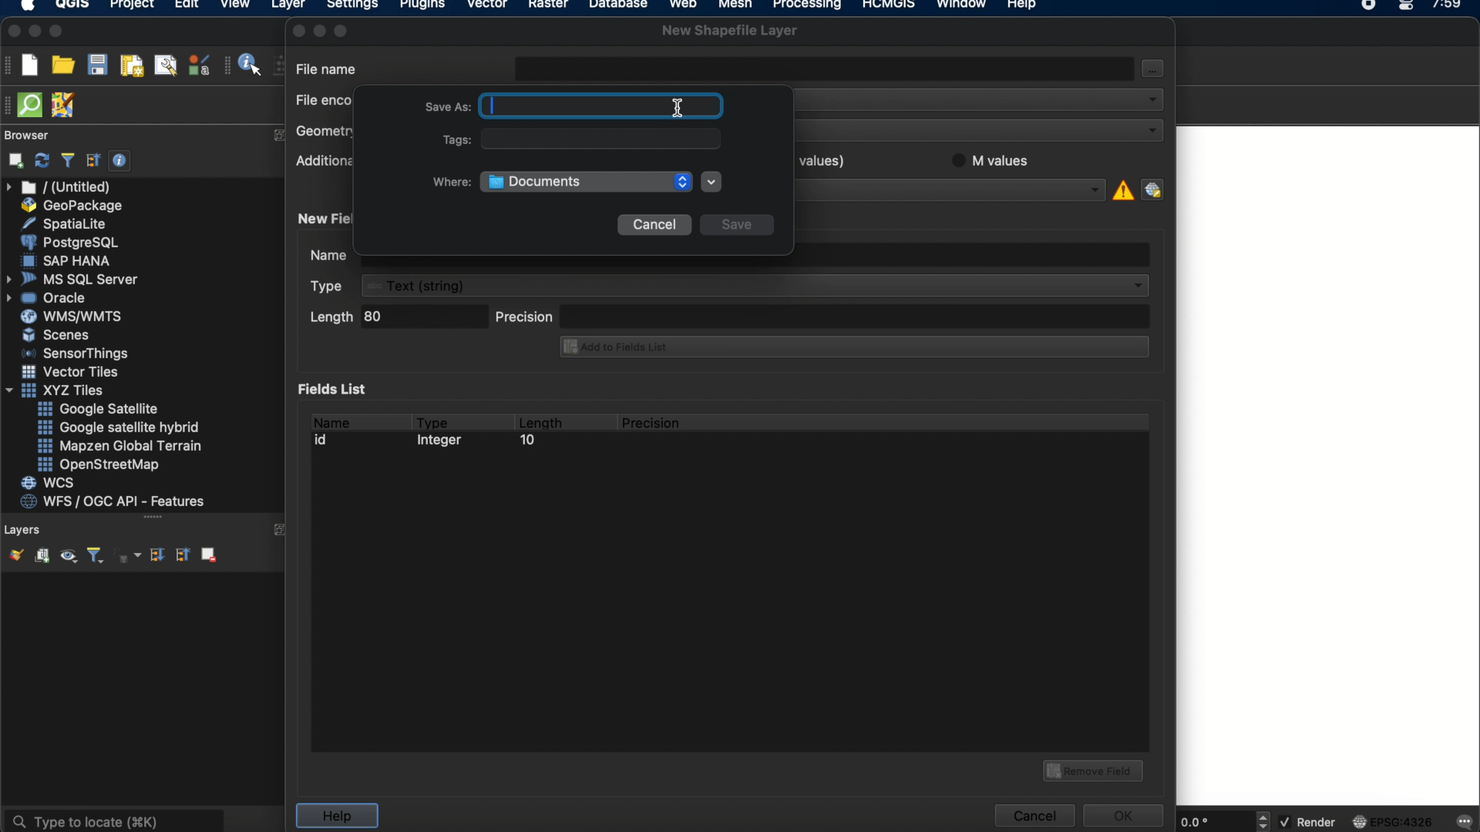 The width and height of the screenshot is (1480, 832). What do you see at coordinates (96, 65) in the screenshot?
I see `save project` at bounding box center [96, 65].